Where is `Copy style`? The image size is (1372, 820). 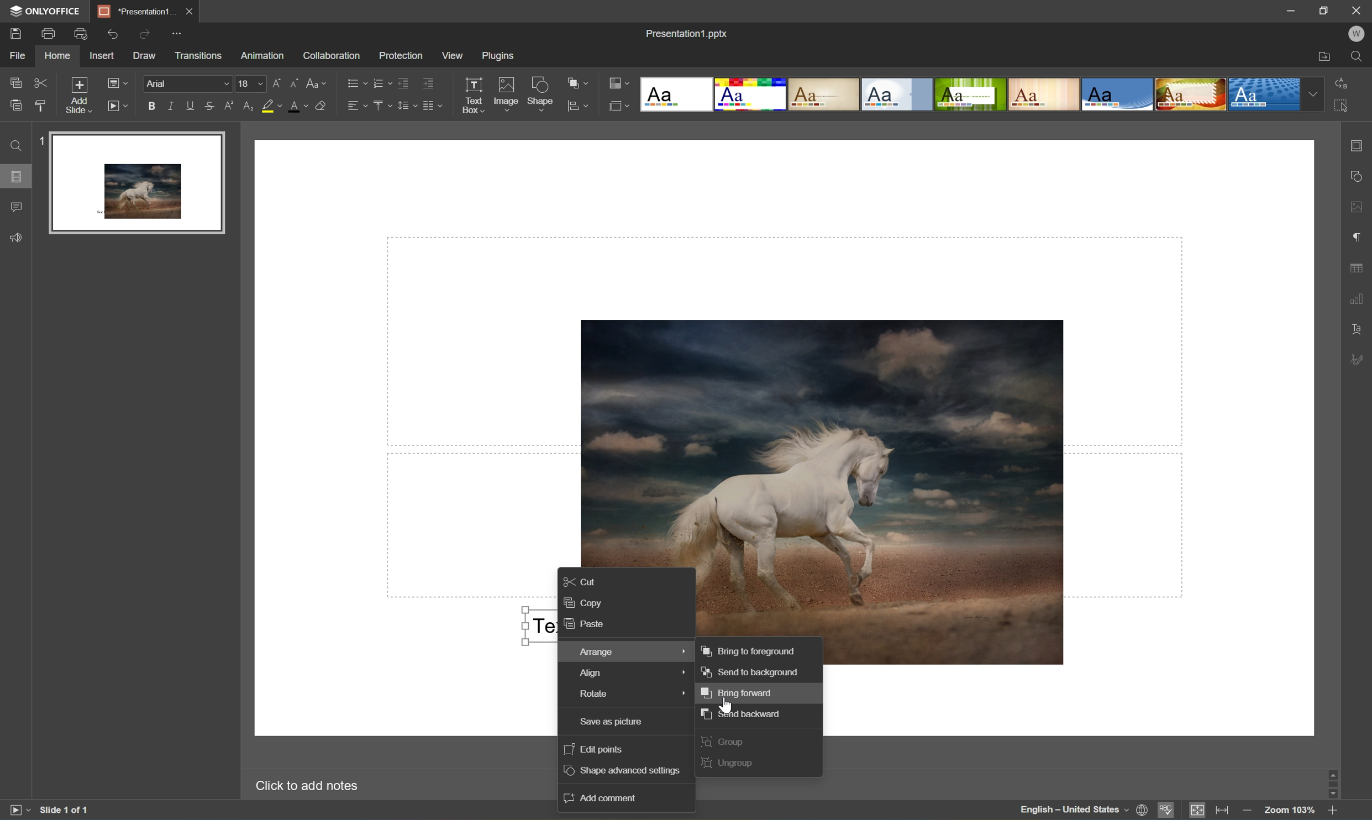 Copy style is located at coordinates (40, 105).